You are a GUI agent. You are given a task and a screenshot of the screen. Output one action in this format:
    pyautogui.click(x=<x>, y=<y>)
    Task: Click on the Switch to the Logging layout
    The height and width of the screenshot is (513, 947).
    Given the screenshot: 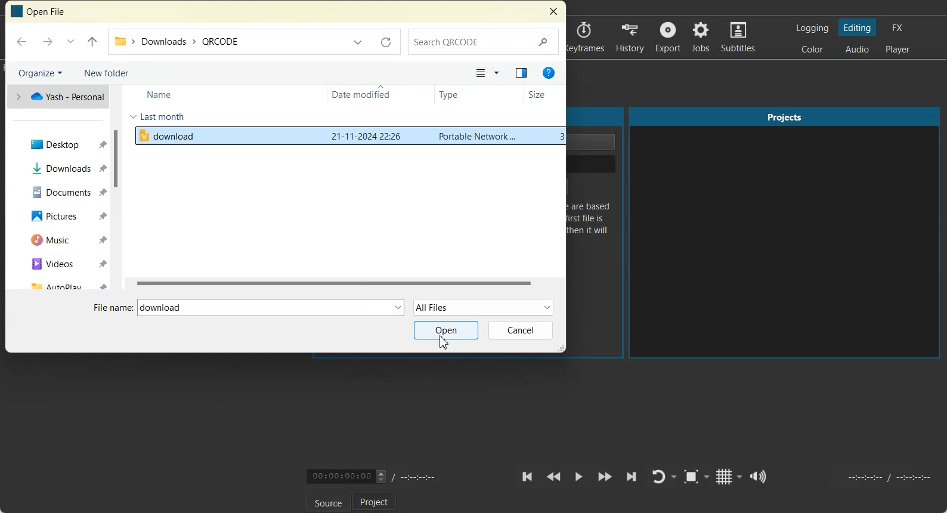 What is the action you would take?
    pyautogui.click(x=813, y=28)
    